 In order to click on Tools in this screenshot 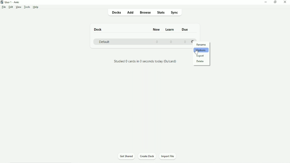, I will do `click(27, 7)`.